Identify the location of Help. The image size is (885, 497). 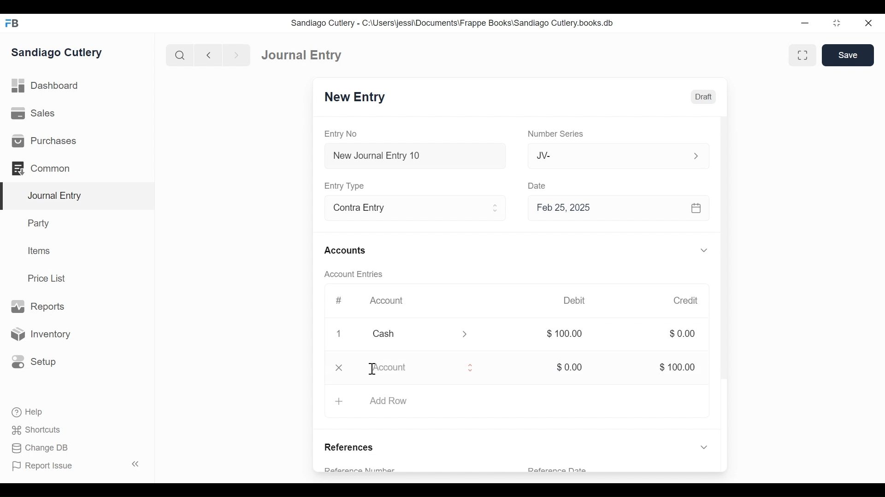
(26, 411).